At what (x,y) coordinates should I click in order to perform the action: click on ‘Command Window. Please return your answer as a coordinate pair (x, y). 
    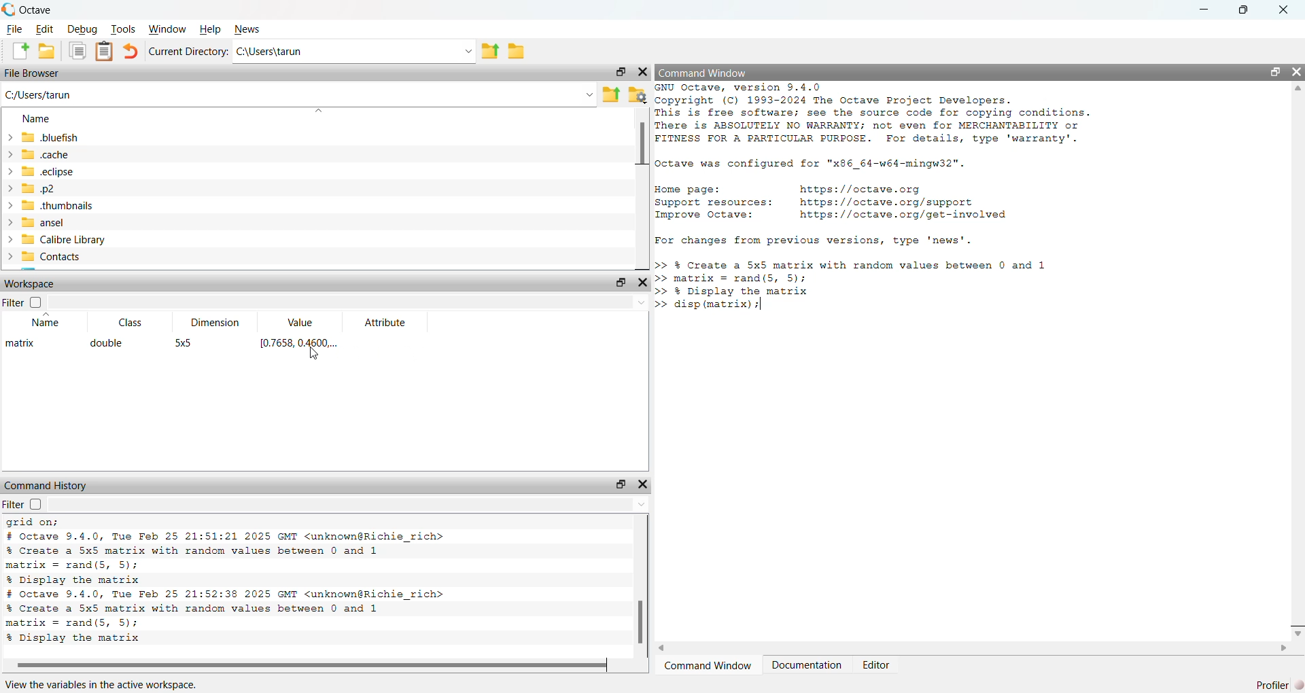
    Looking at the image, I should click on (708, 666).